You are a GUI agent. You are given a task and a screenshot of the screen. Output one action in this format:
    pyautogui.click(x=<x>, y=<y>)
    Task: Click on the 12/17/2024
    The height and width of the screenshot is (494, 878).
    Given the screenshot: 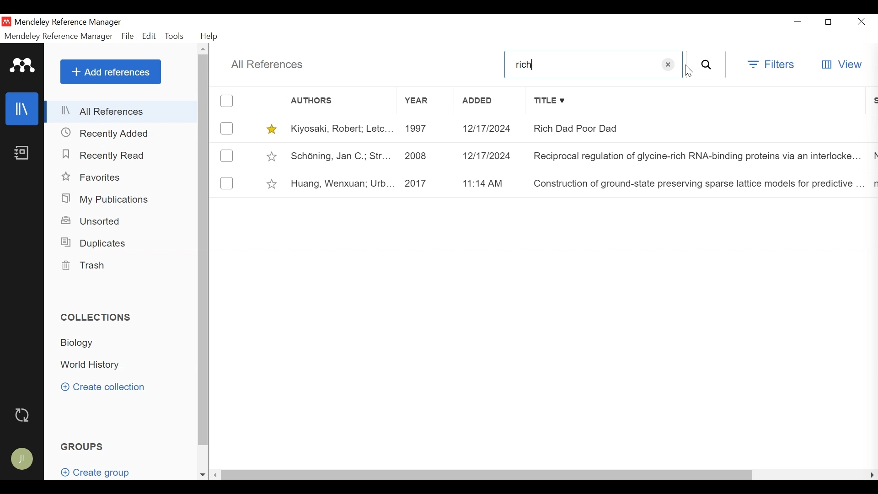 What is the action you would take?
    pyautogui.click(x=489, y=155)
    